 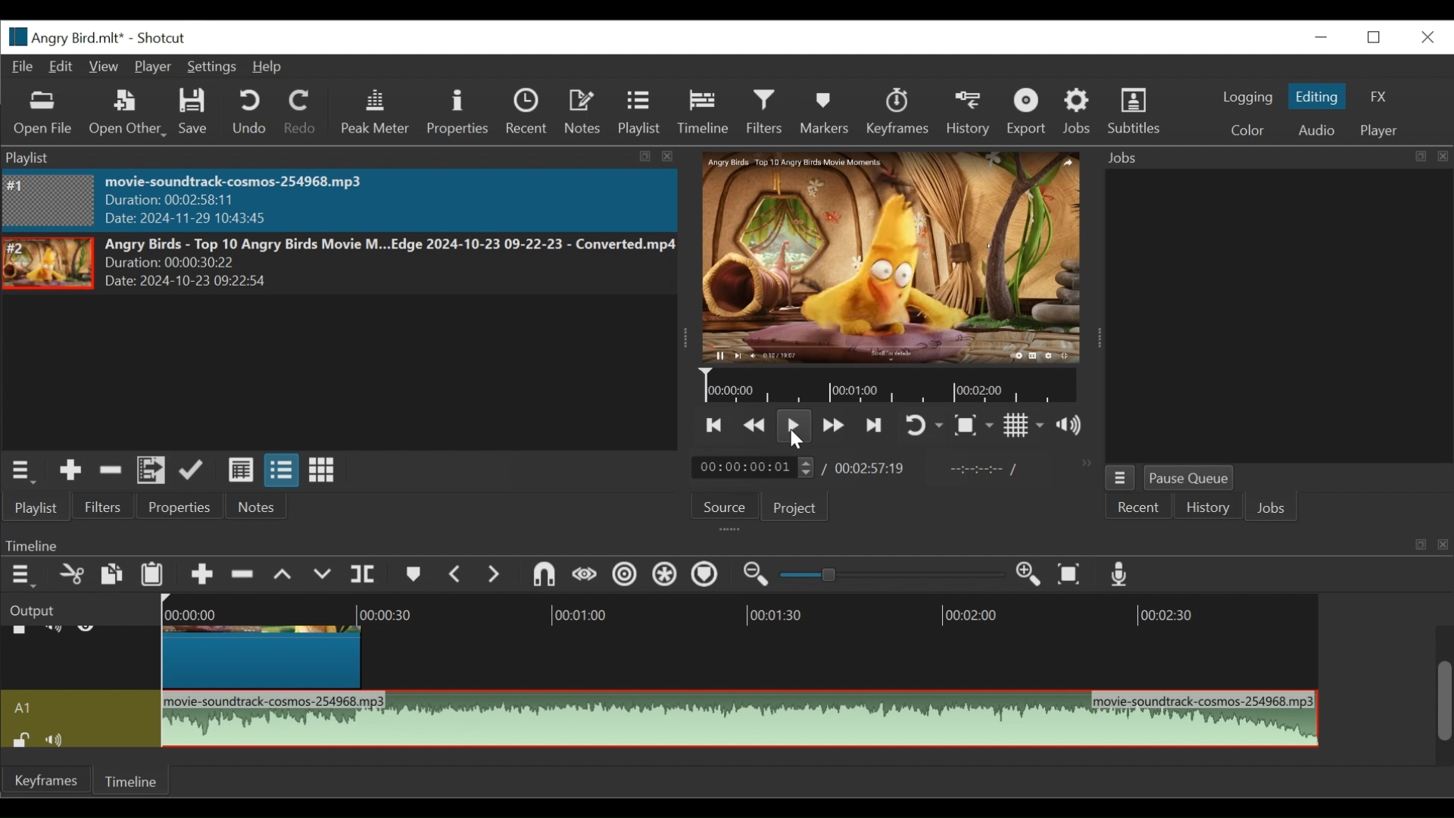 What do you see at coordinates (183, 507) in the screenshot?
I see `Properties` at bounding box center [183, 507].